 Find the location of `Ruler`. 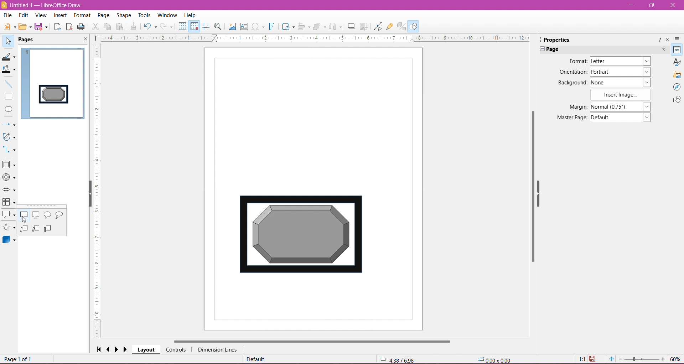

Ruler is located at coordinates (98, 191).